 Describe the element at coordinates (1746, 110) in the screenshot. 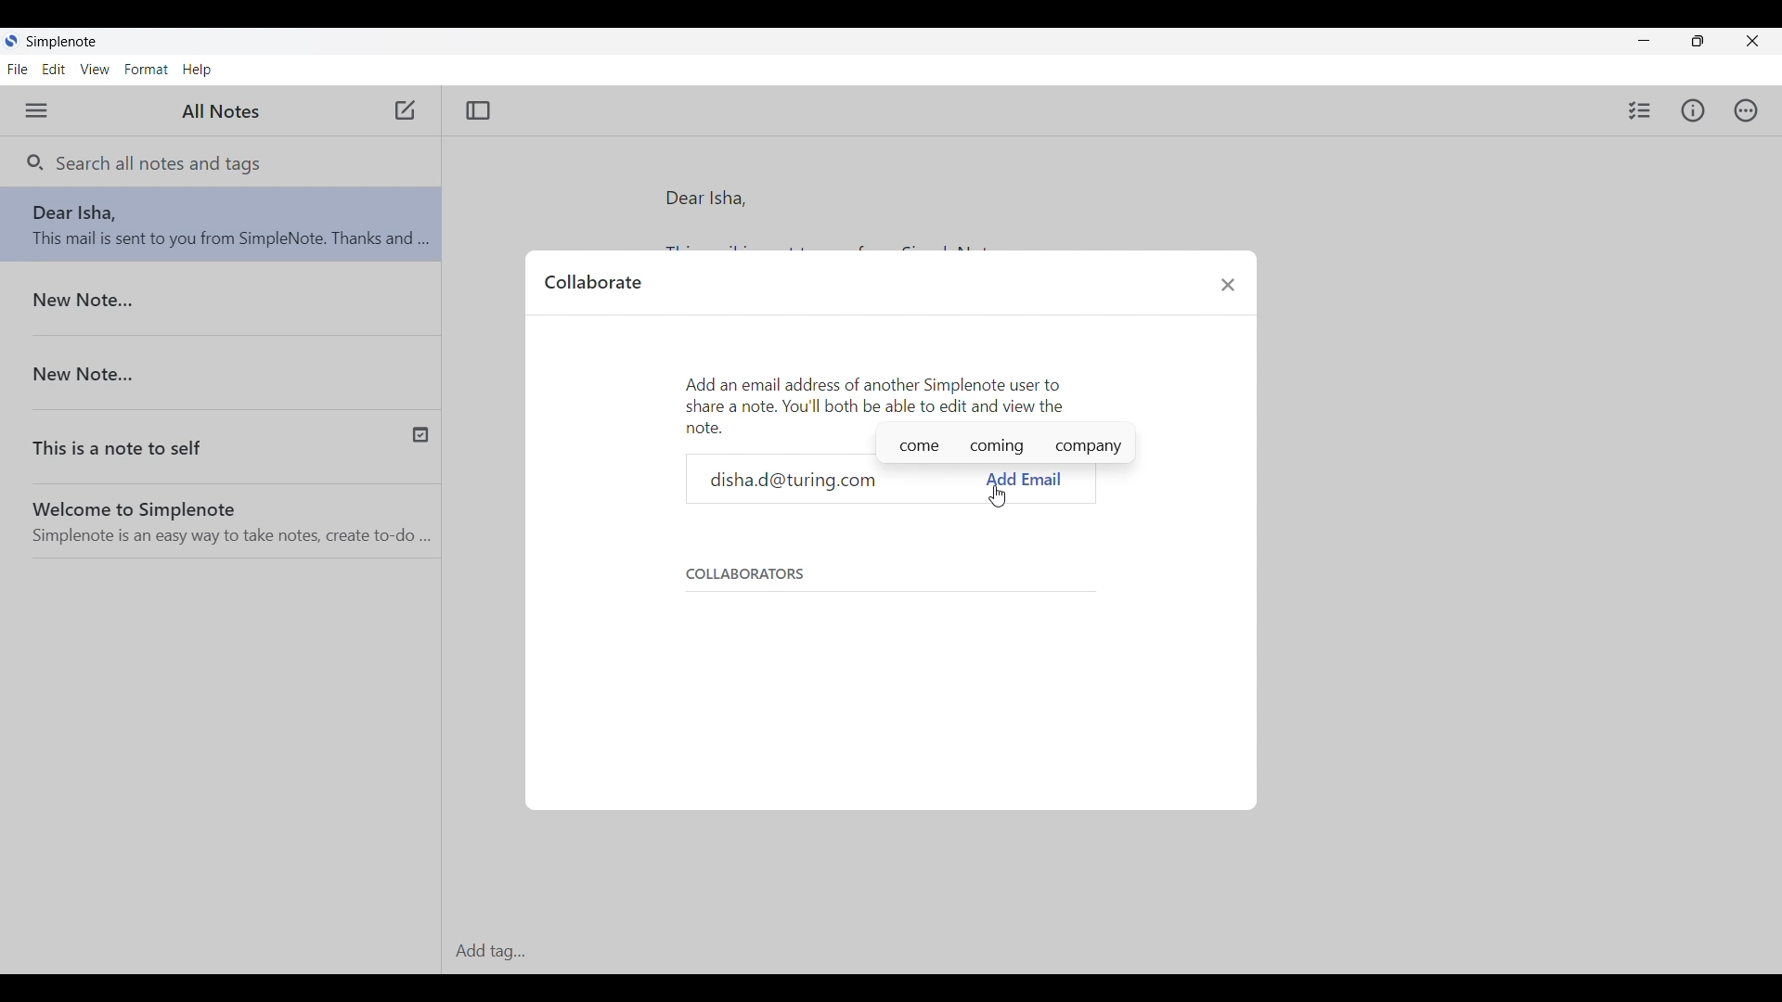

I see `Actions` at that location.